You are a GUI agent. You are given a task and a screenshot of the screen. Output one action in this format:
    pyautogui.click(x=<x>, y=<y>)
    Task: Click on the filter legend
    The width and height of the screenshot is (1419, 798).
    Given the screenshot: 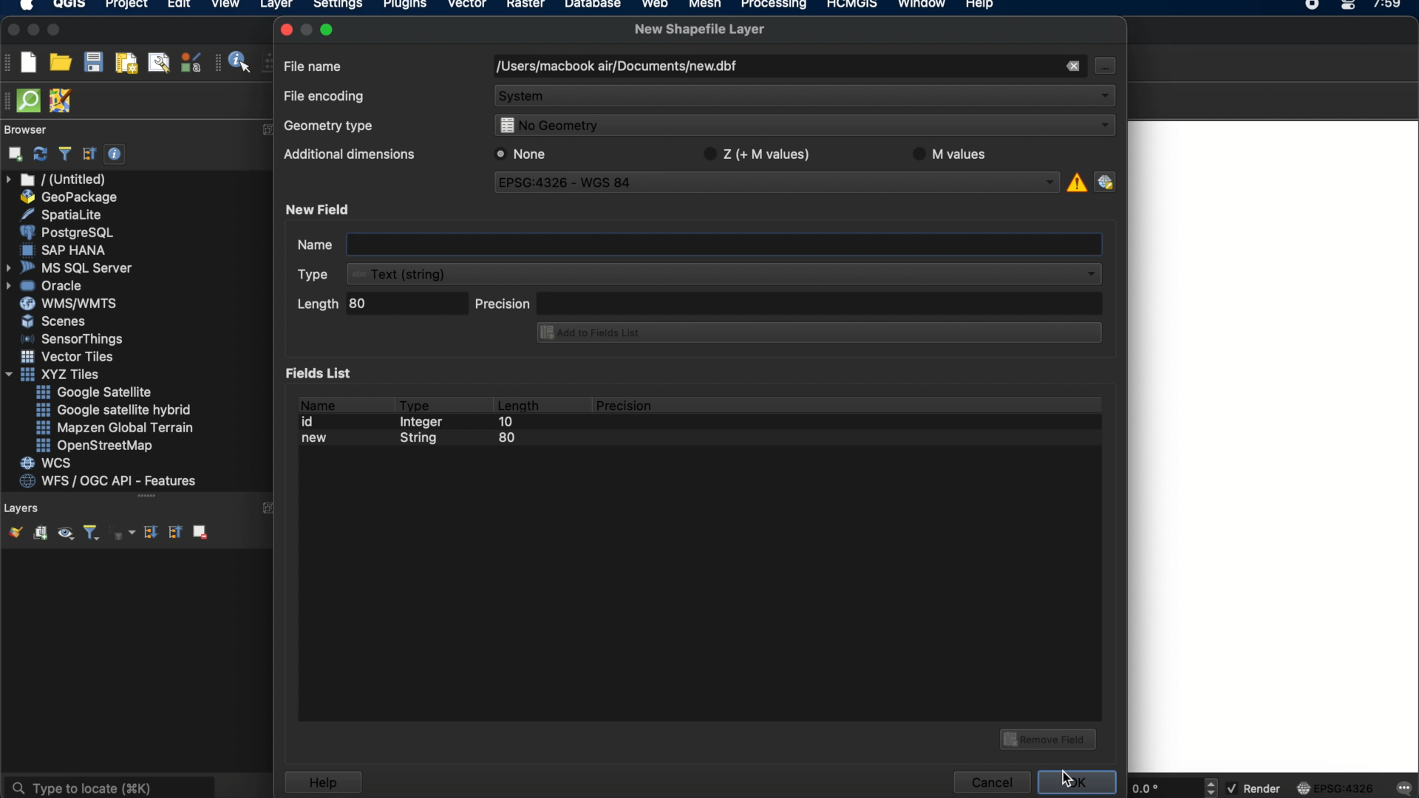 What is the action you would take?
    pyautogui.click(x=90, y=533)
    